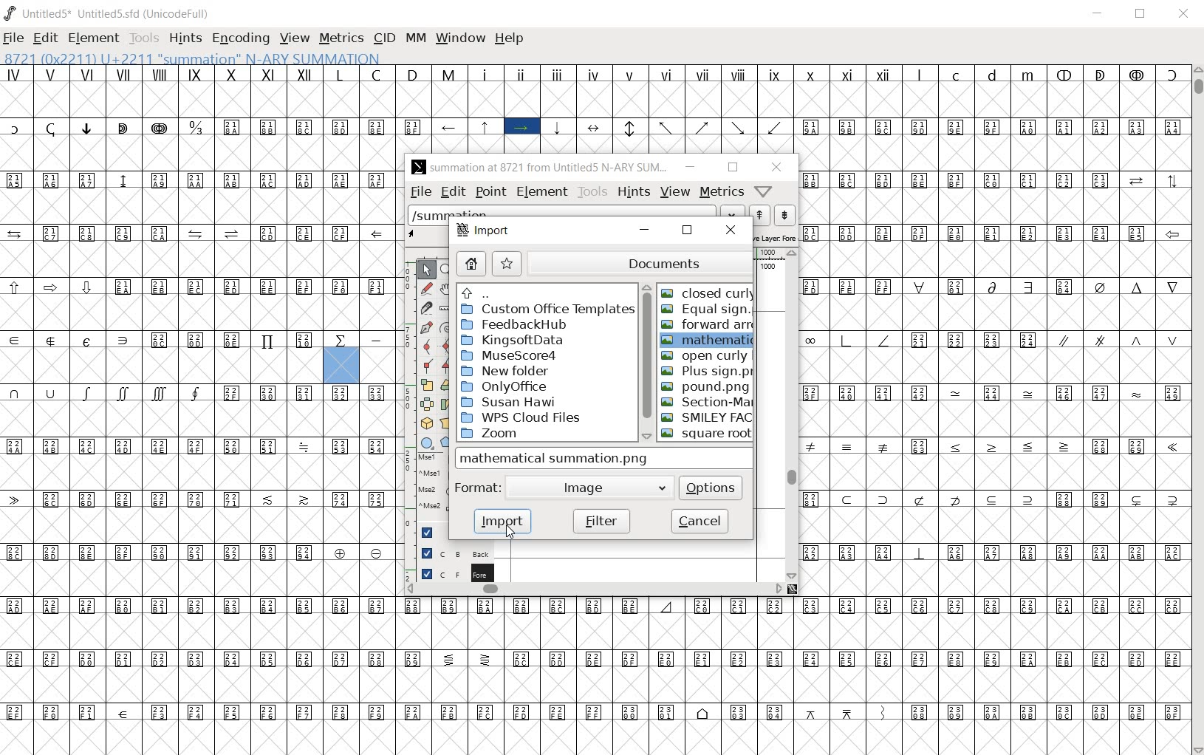  I want to click on ELEMENT, so click(95, 38).